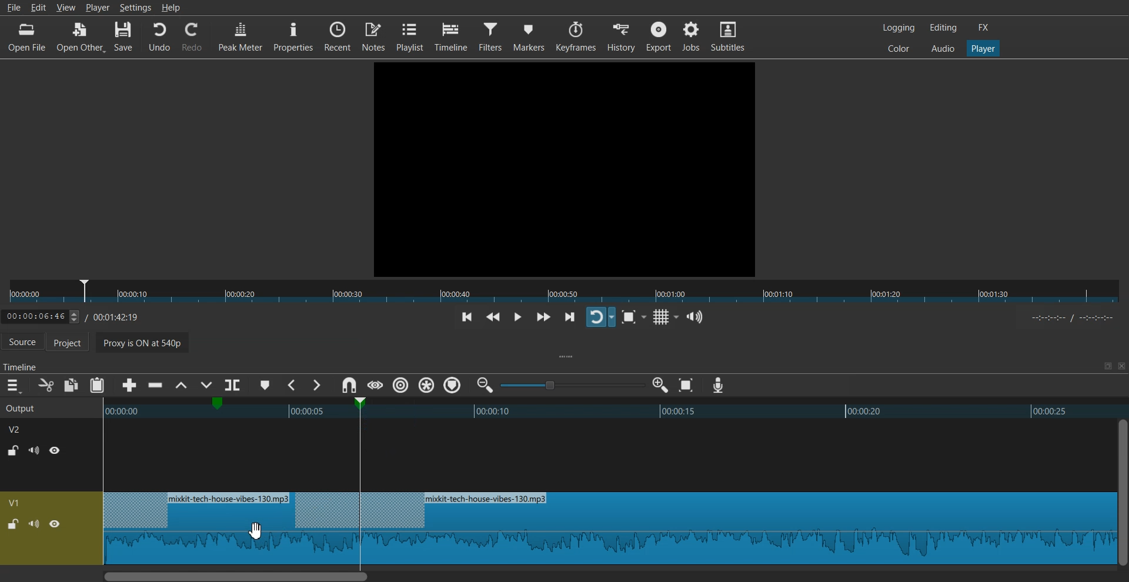 This screenshot has width=1129, height=582. What do you see at coordinates (375, 385) in the screenshot?
I see `Scrub while dragging` at bounding box center [375, 385].